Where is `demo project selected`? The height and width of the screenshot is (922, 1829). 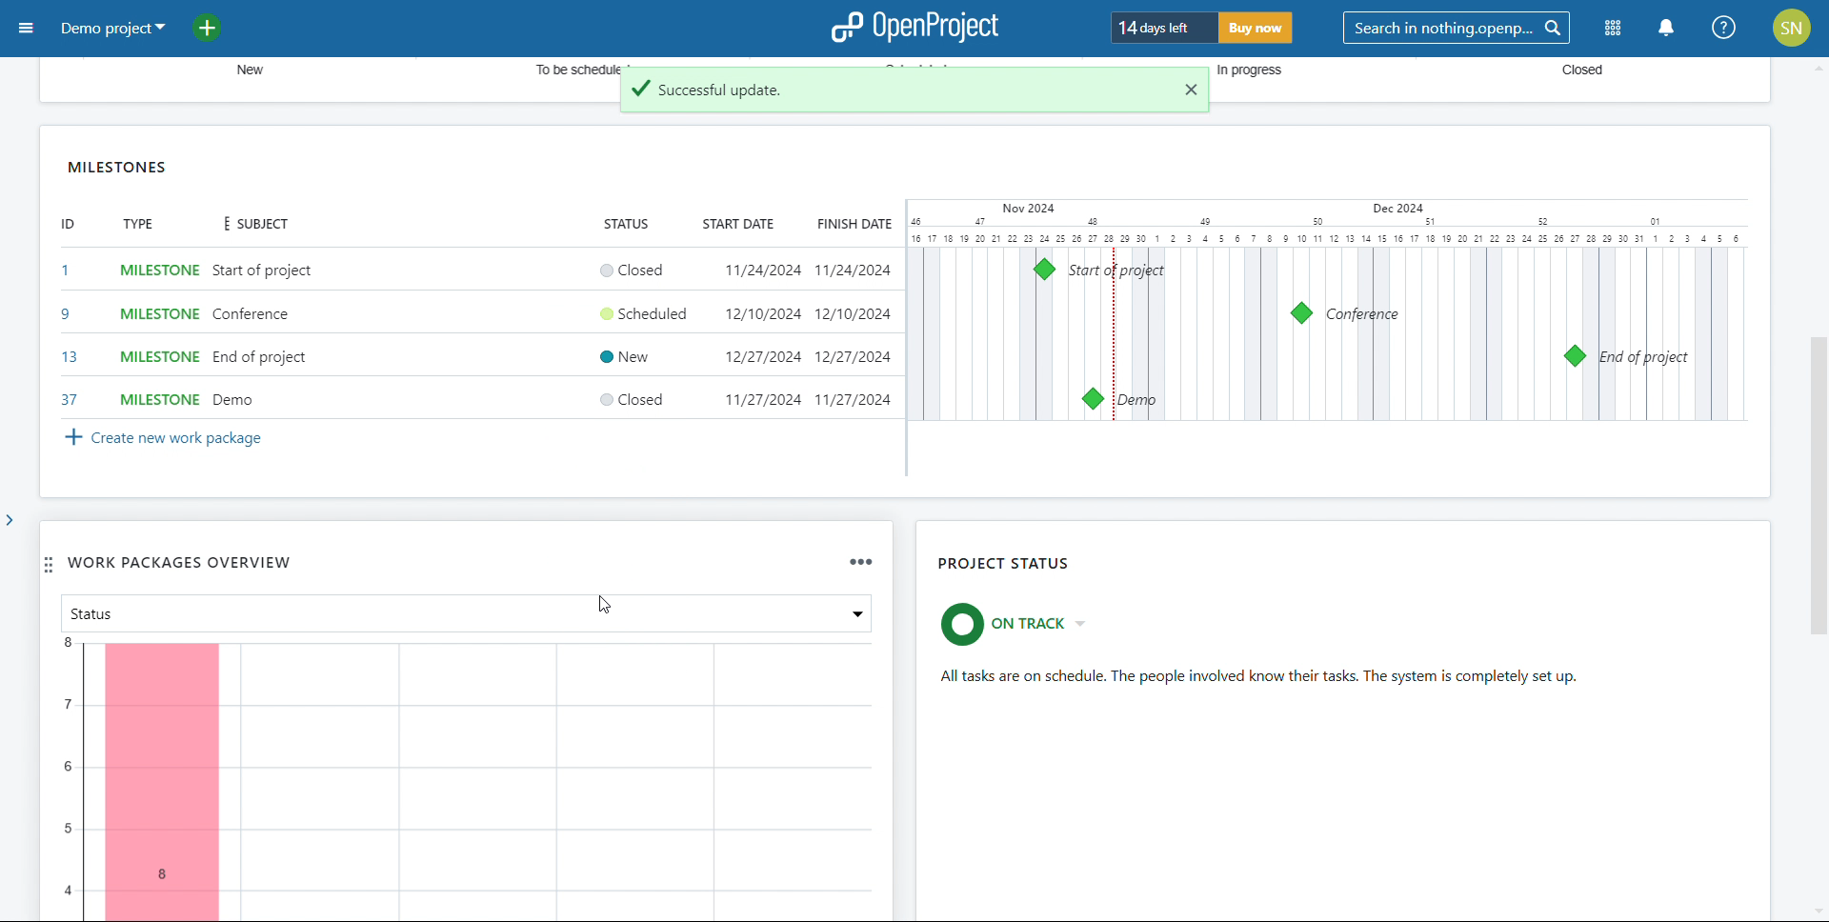
demo project selected is located at coordinates (111, 28).